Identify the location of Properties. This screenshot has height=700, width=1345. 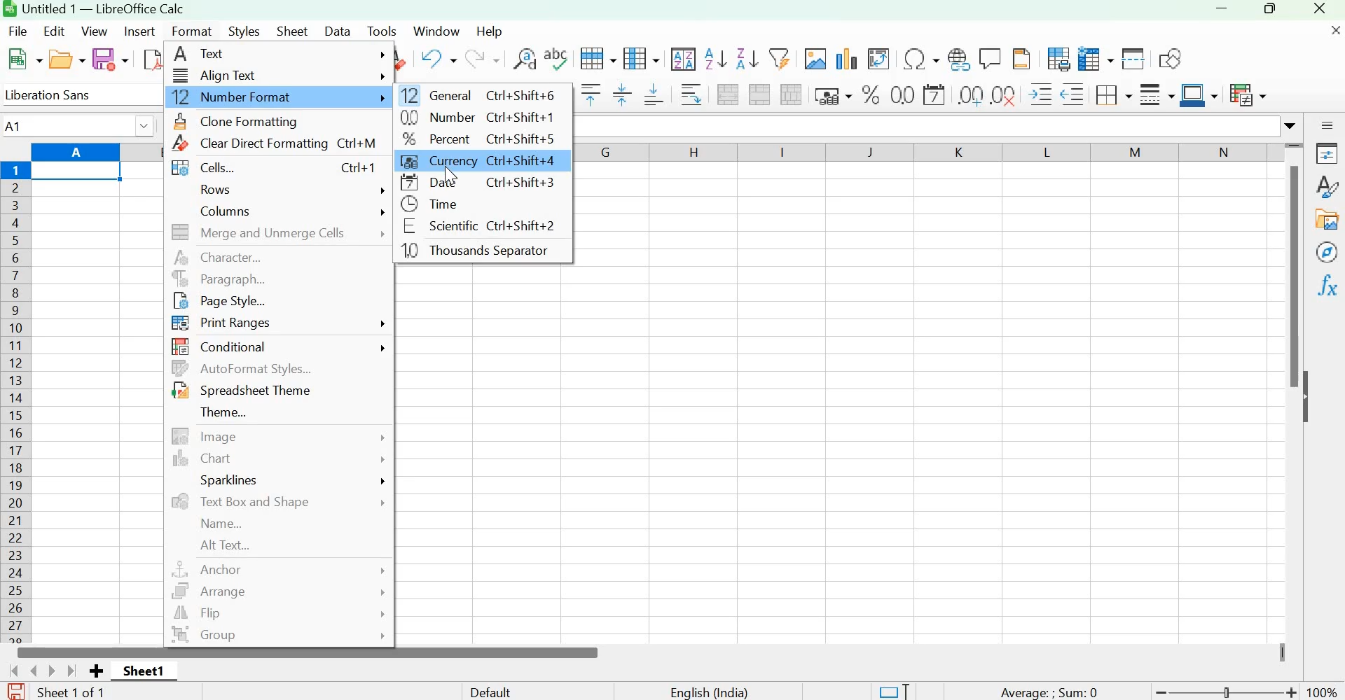
(1327, 154).